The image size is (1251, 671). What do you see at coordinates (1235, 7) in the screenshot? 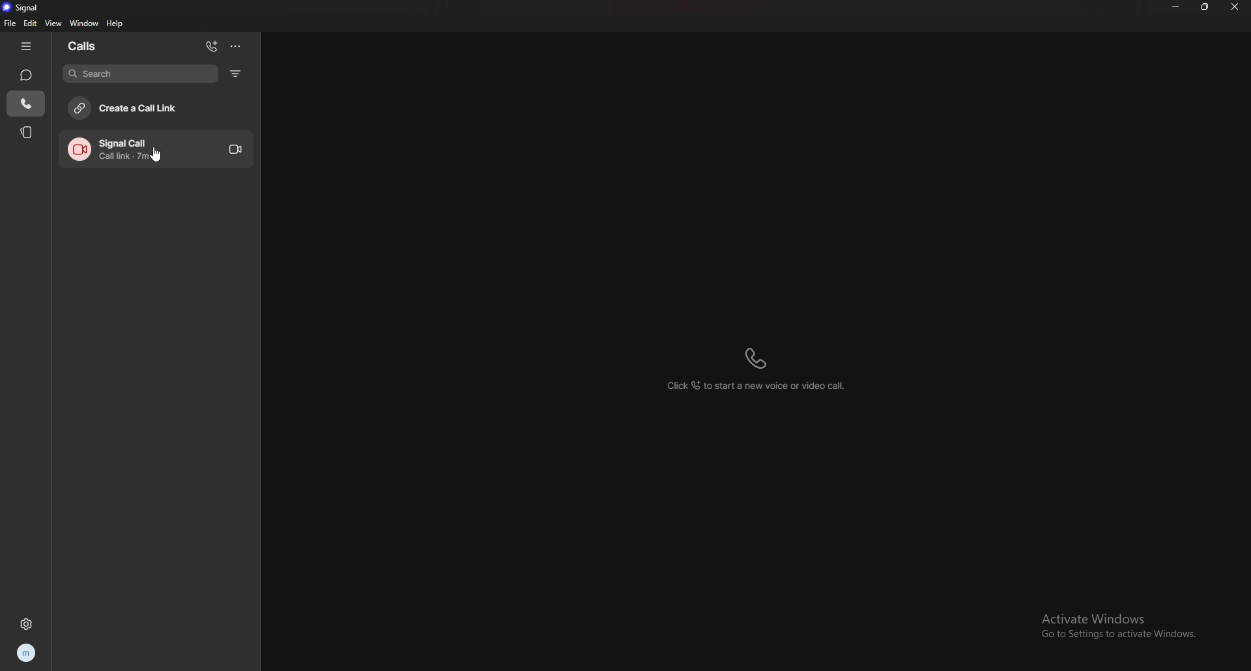
I see `close` at bounding box center [1235, 7].